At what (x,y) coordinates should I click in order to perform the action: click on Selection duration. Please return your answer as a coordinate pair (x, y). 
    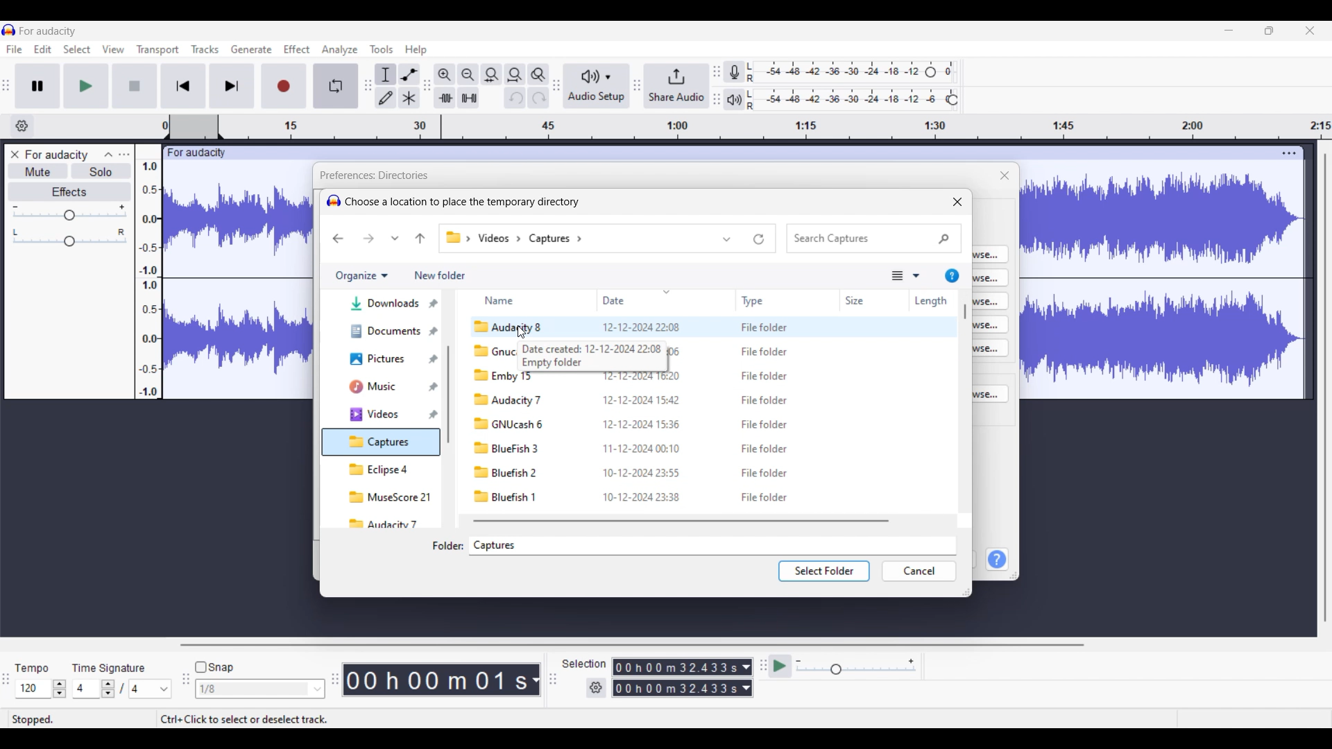
    Looking at the image, I should click on (676, 678).